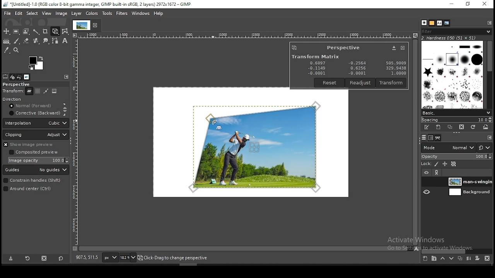 The image size is (495, 278). What do you see at coordinates (36, 123) in the screenshot?
I see `interpolation` at bounding box center [36, 123].